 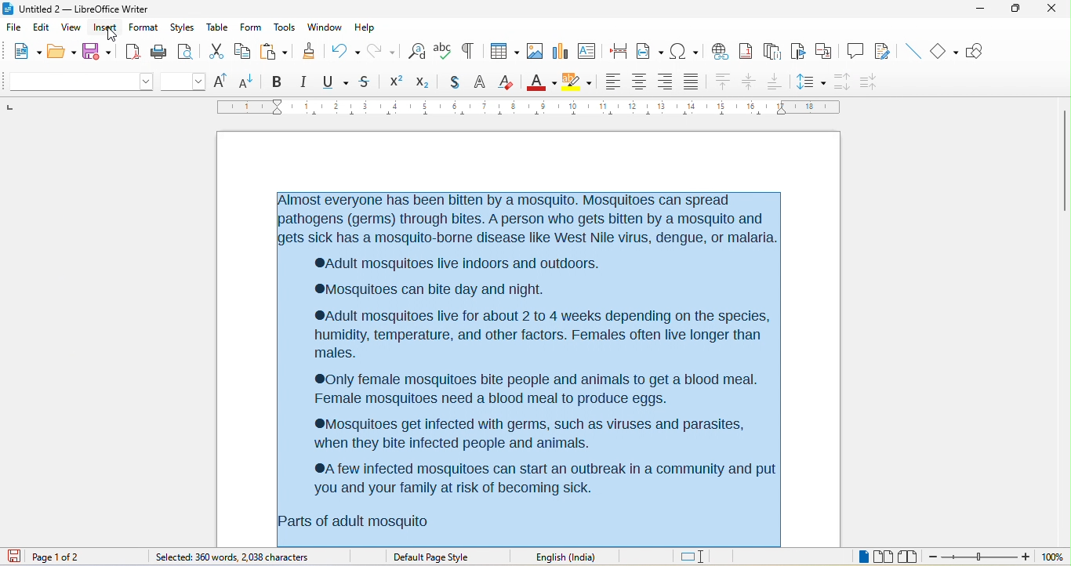 I want to click on justified, so click(x=691, y=82).